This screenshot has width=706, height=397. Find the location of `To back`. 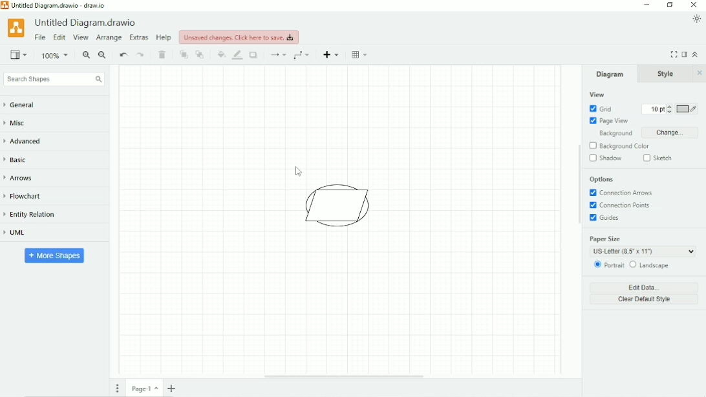

To back is located at coordinates (200, 54).